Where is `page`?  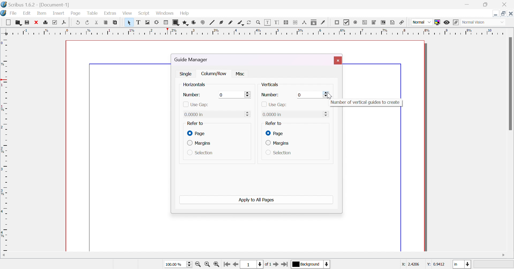 page is located at coordinates (76, 12).